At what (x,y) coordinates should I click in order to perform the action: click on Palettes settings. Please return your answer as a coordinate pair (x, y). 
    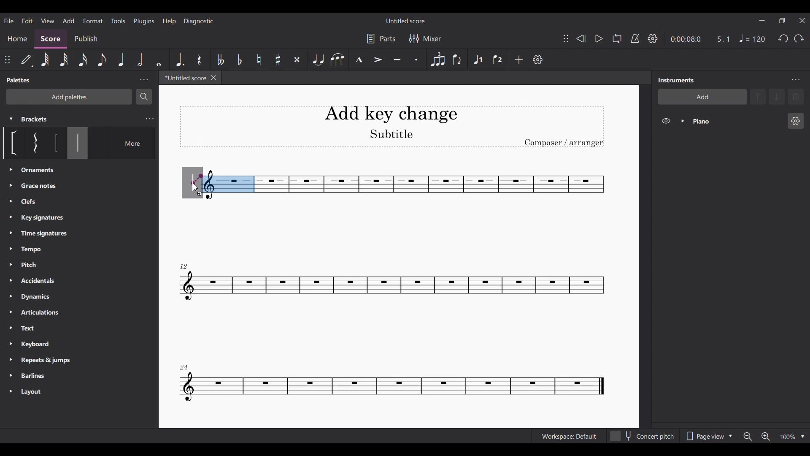
    Looking at the image, I should click on (144, 79).